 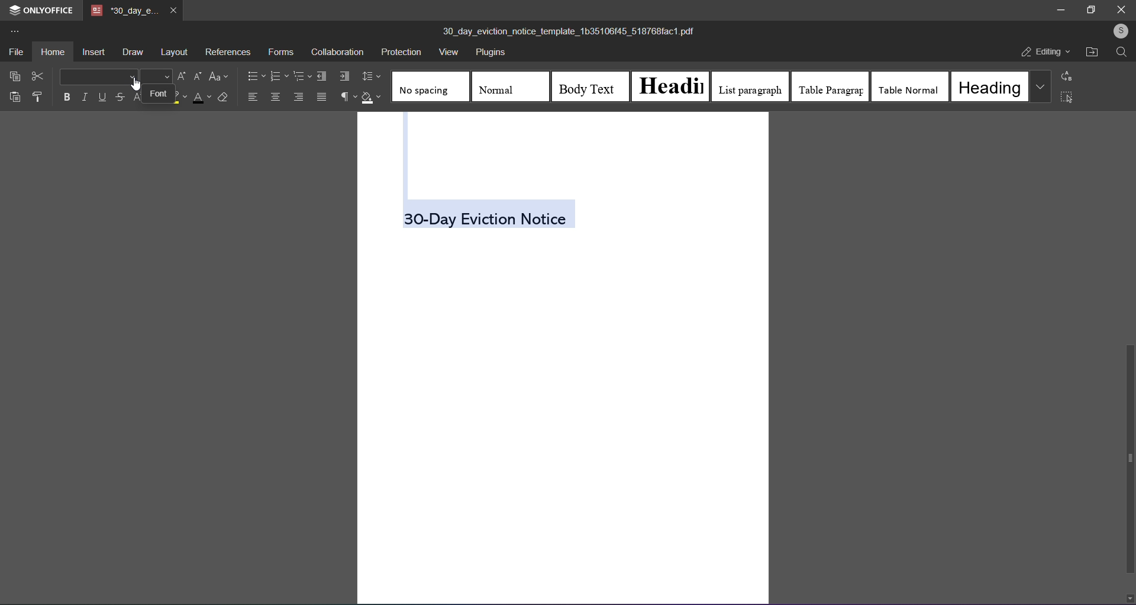 What do you see at coordinates (124, 11) in the screenshot?
I see `tab name` at bounding box center [124, 11].